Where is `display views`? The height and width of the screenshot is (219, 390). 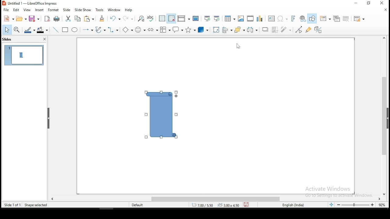
display views is located at coordinates (184, 19).